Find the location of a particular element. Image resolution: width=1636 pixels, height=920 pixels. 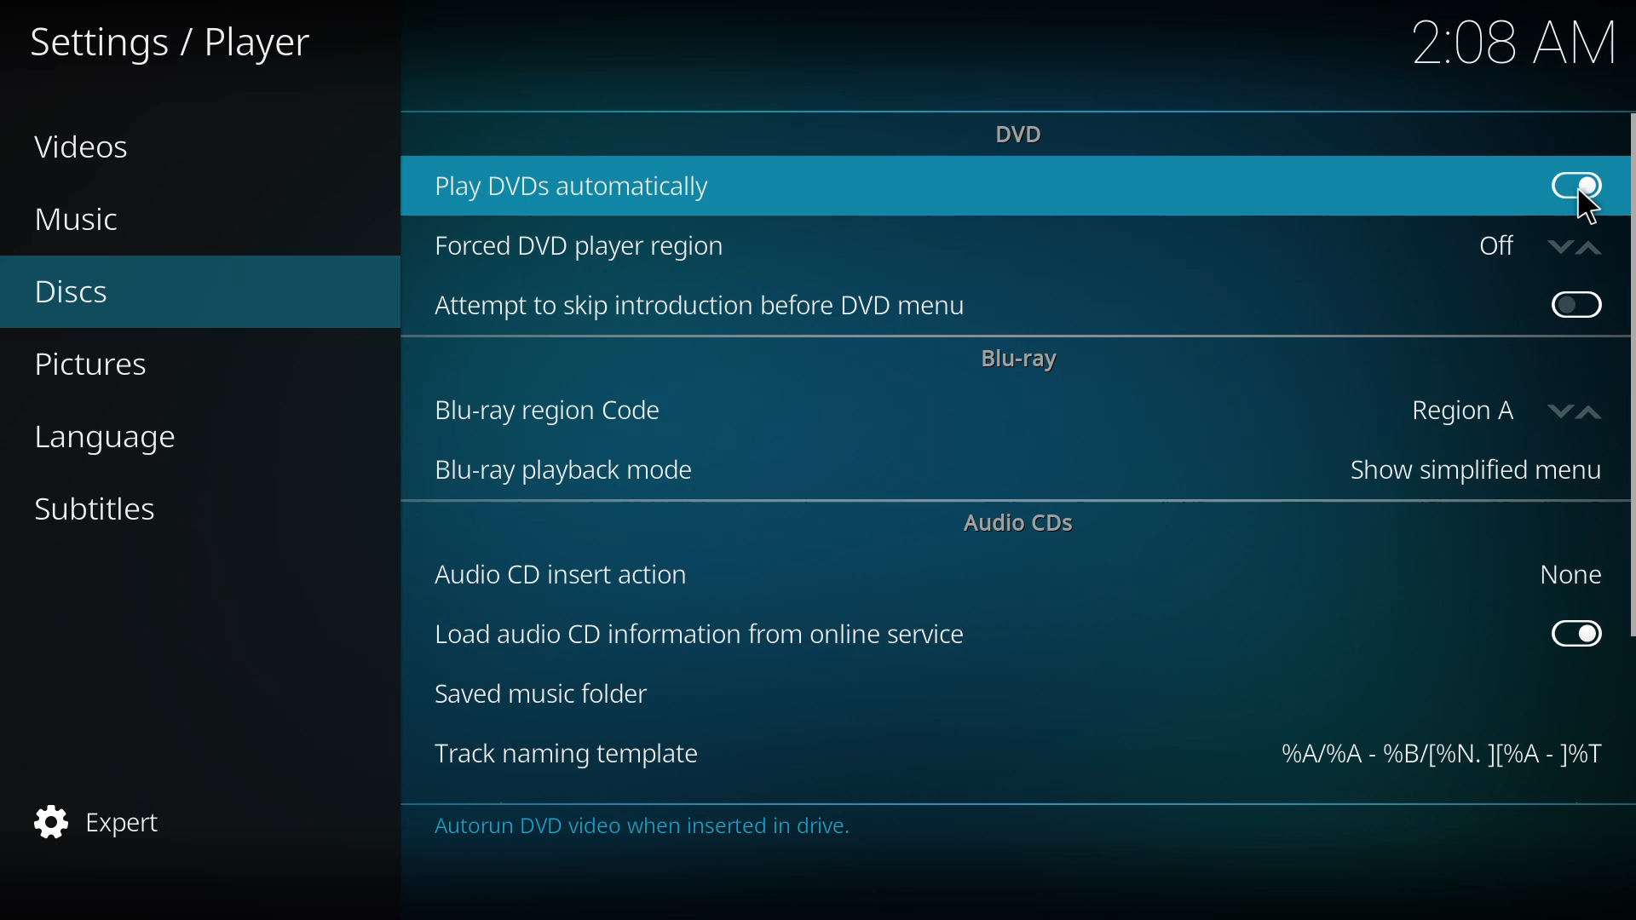

bluray region code is located at coordinates (552, 410).